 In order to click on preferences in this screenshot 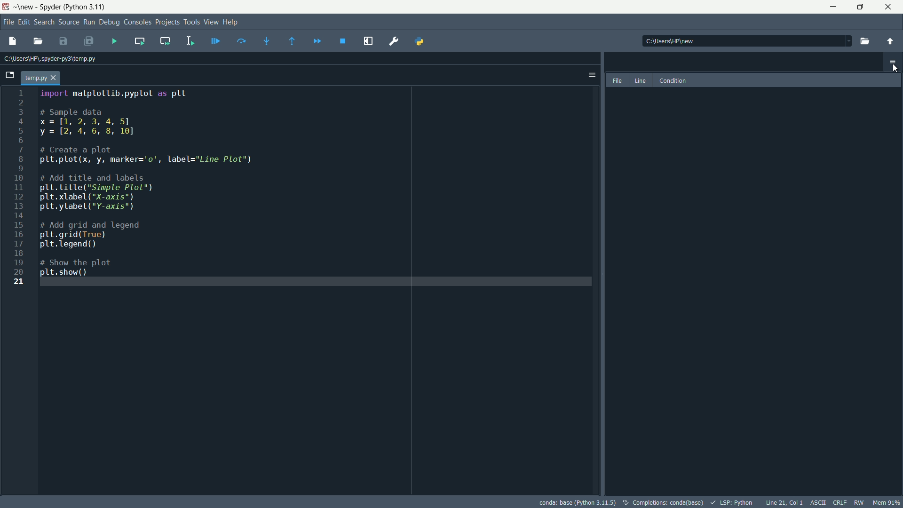, I will do `click(394, 40)`.